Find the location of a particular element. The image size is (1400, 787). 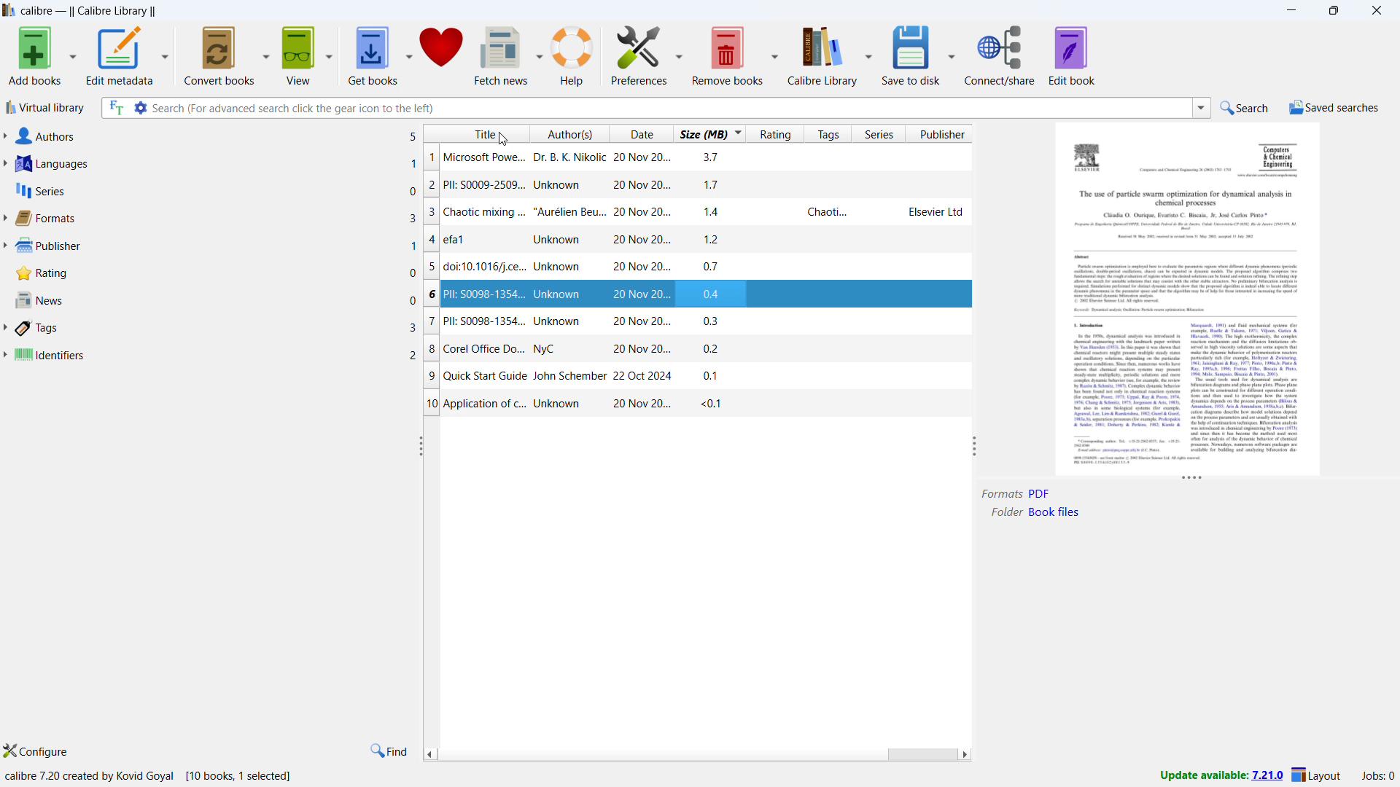

Microsoft Powe... Dr. B. K. Nikolic 20 Nov 20... is located at coordinates (559, 157).